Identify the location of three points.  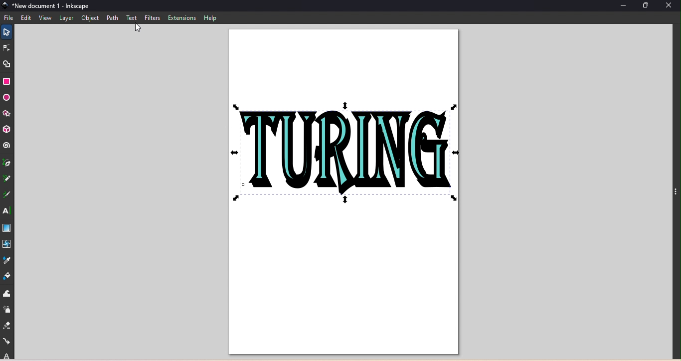
(675, 195).